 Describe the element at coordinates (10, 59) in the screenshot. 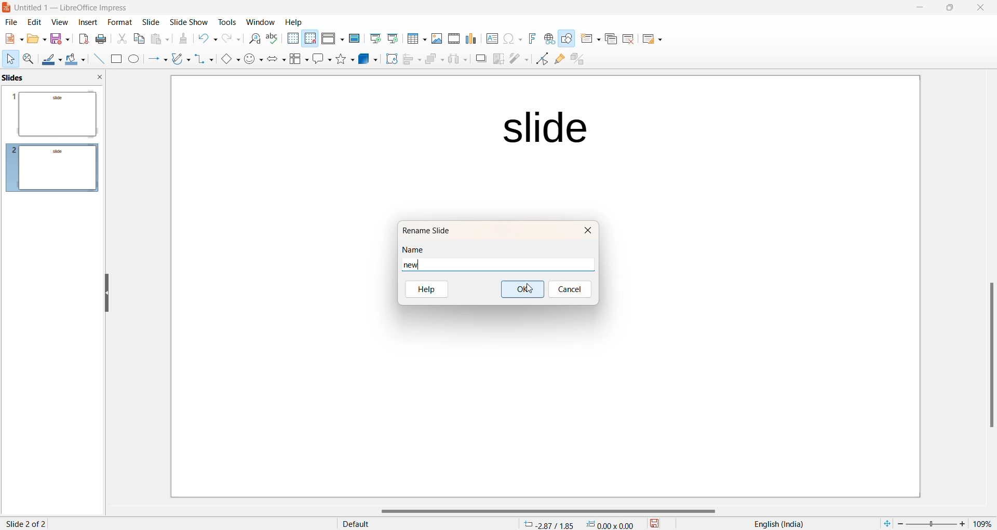

I see `Cursor` at that location.